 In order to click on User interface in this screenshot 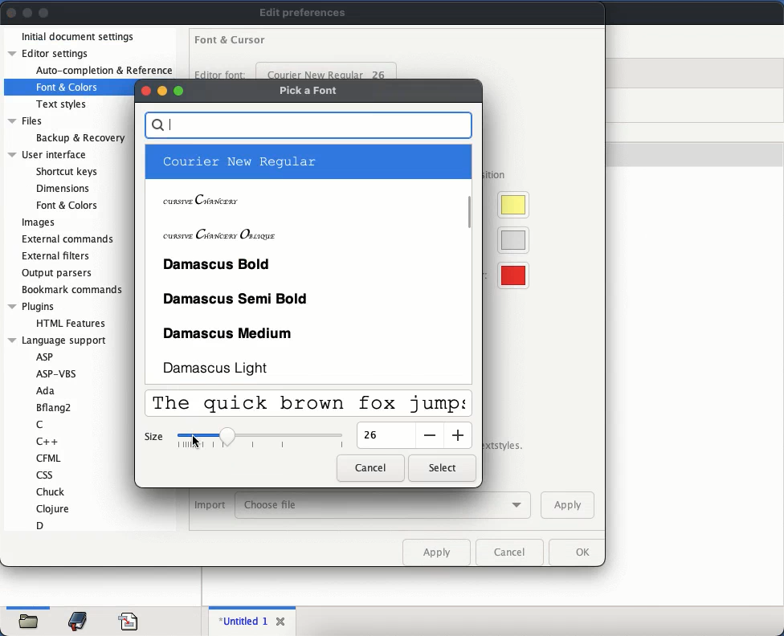, I will do `click(47, 153)`.